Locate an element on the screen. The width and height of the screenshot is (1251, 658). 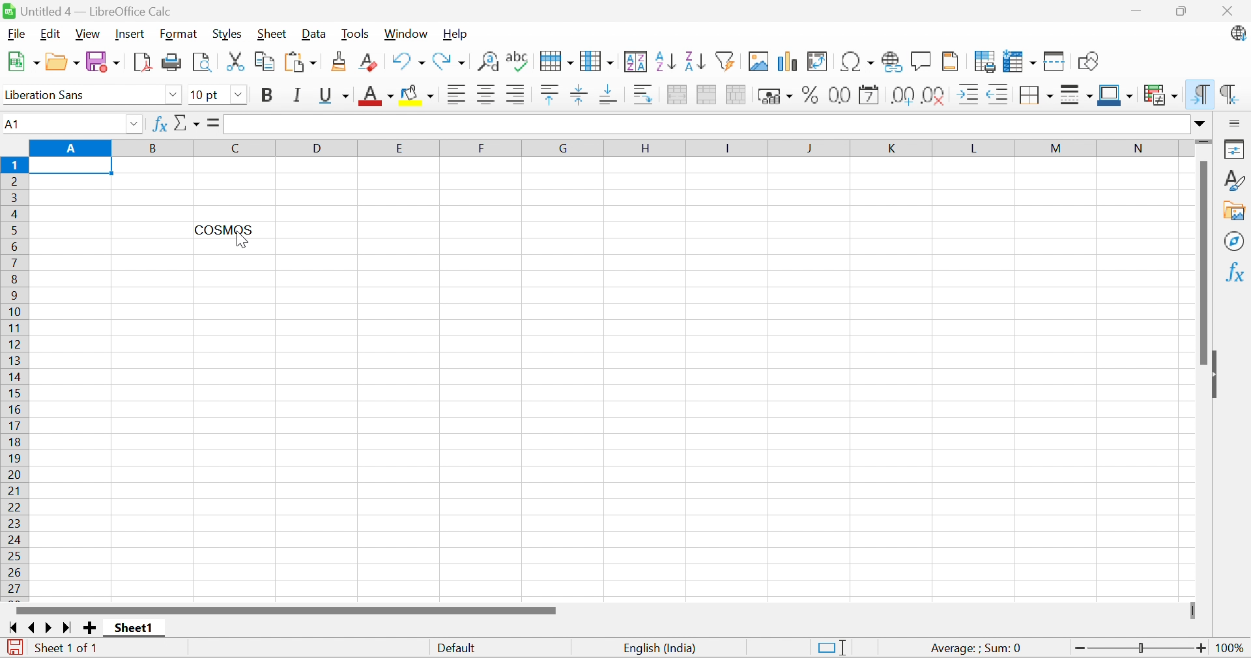
Format as Date is located at coordinates (870, 95).